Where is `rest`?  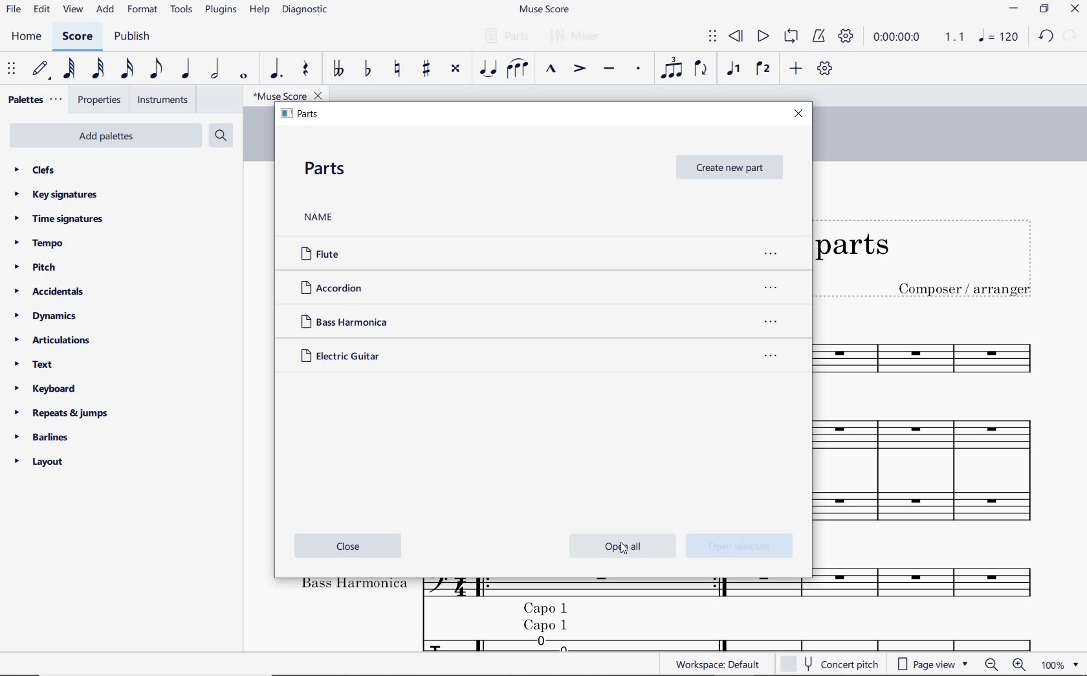 rest is located at coordinates (307, 69).